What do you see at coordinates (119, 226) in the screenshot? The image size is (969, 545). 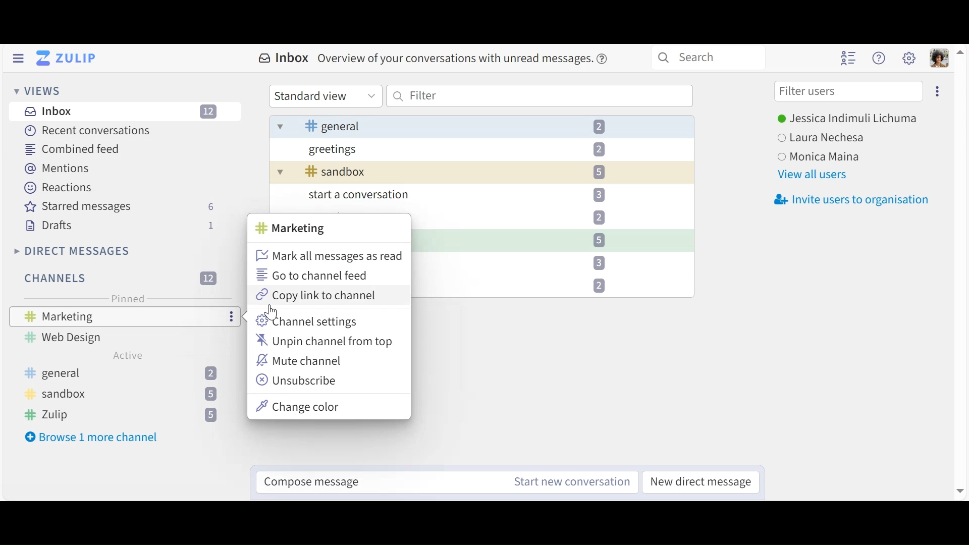 I see `Drafts` at bounding box center [119, 226].